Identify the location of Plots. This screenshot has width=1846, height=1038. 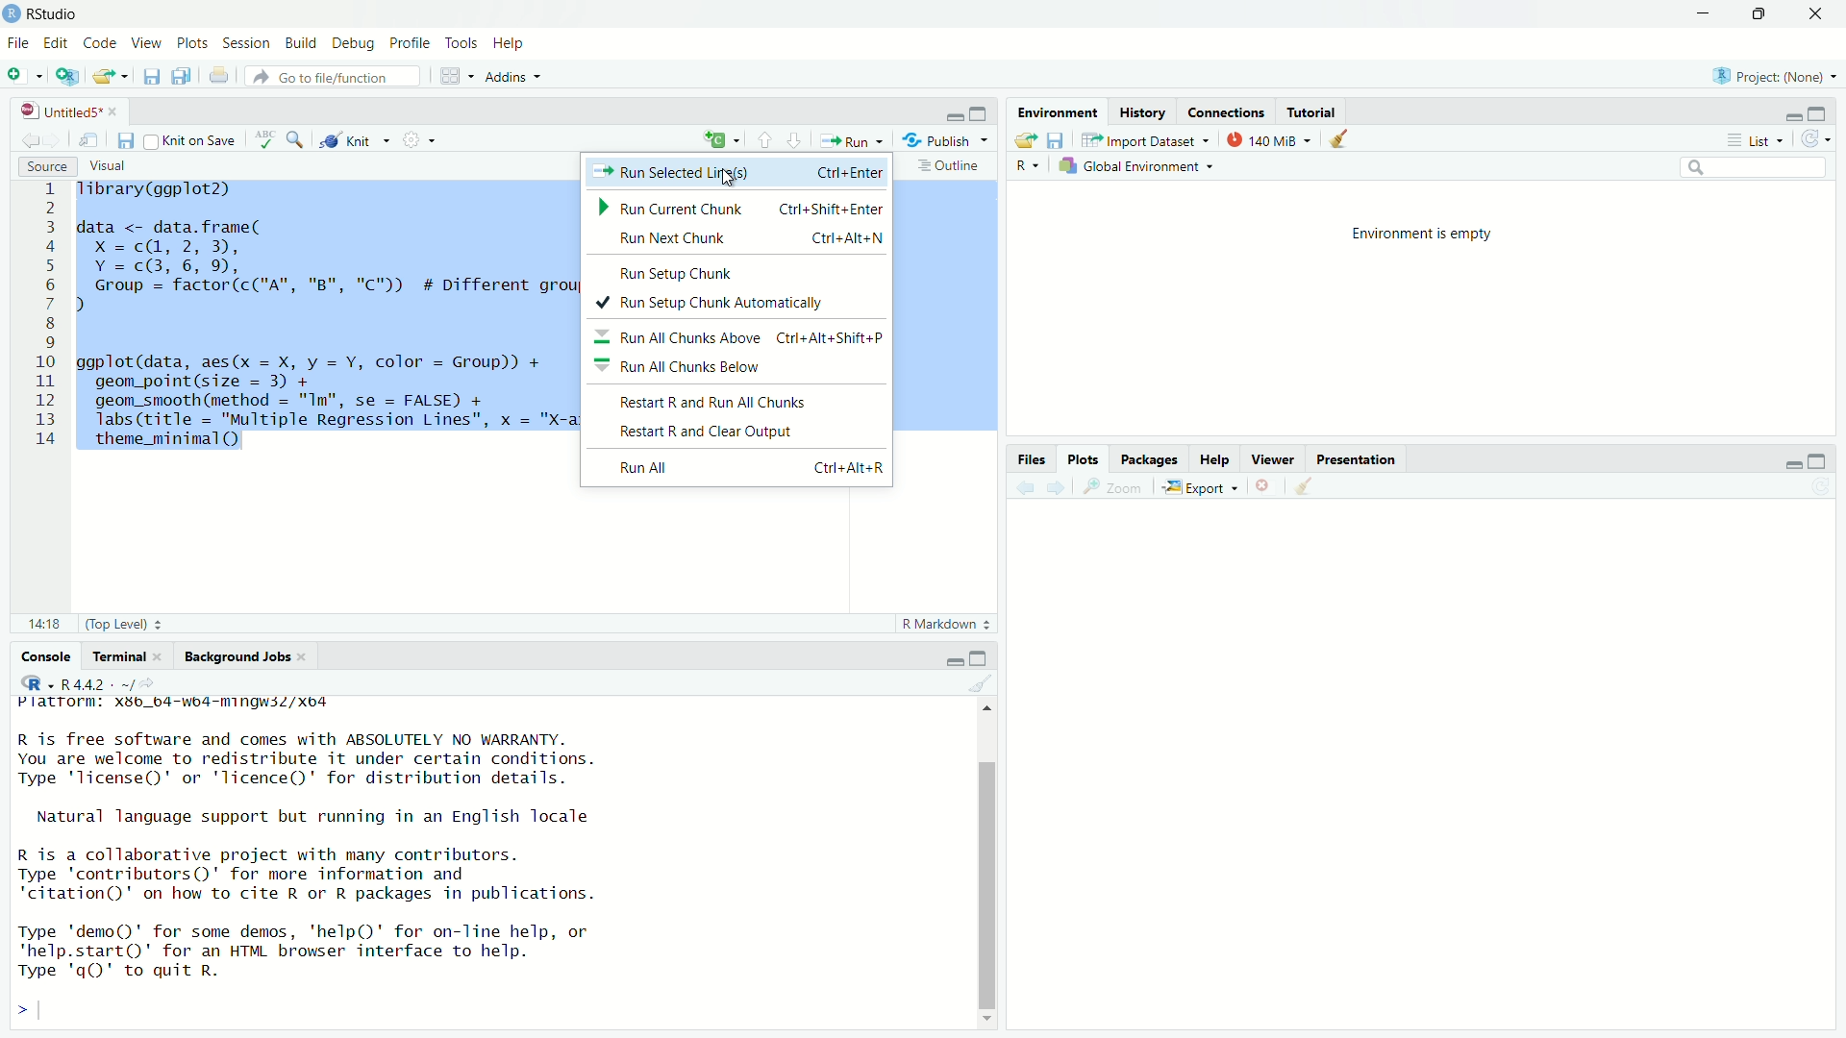
(1079, 457).